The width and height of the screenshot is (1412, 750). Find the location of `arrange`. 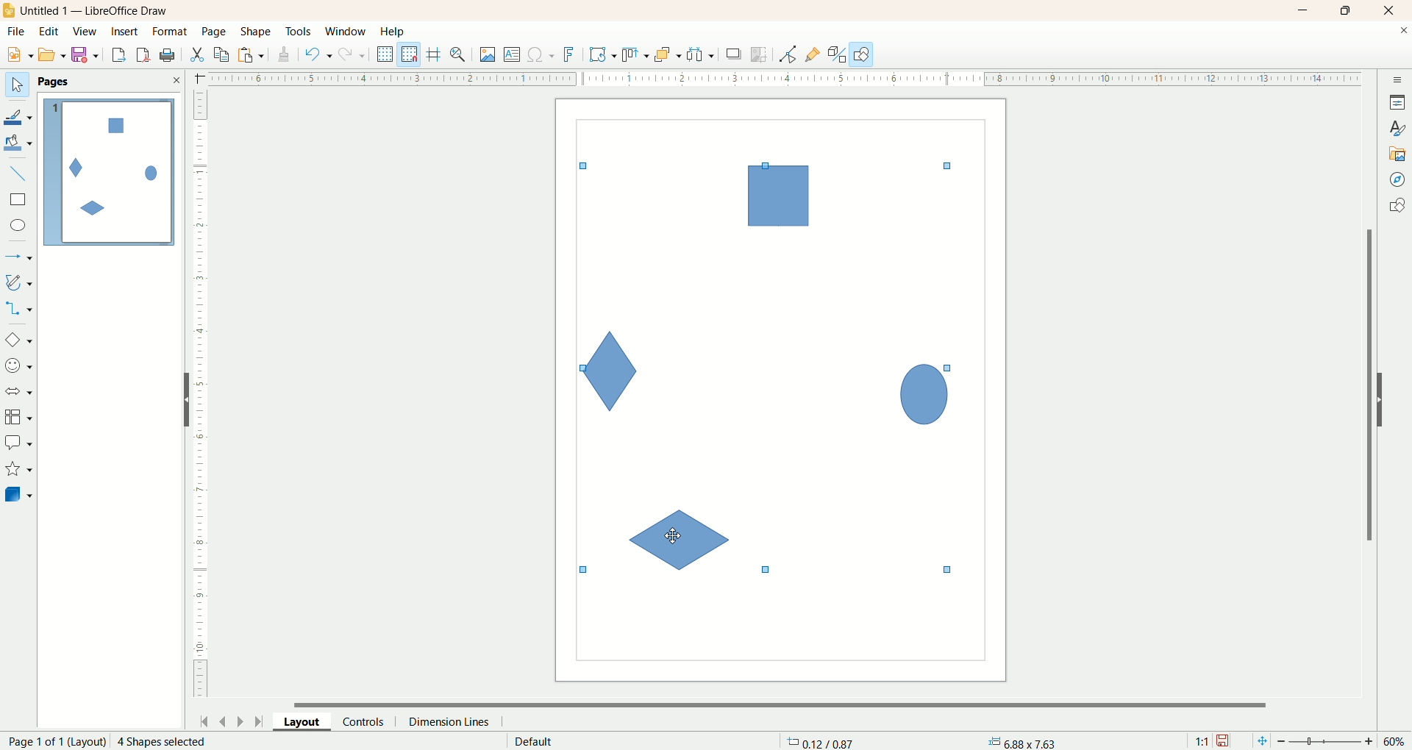

arrange is located at coordinates (668, 54).